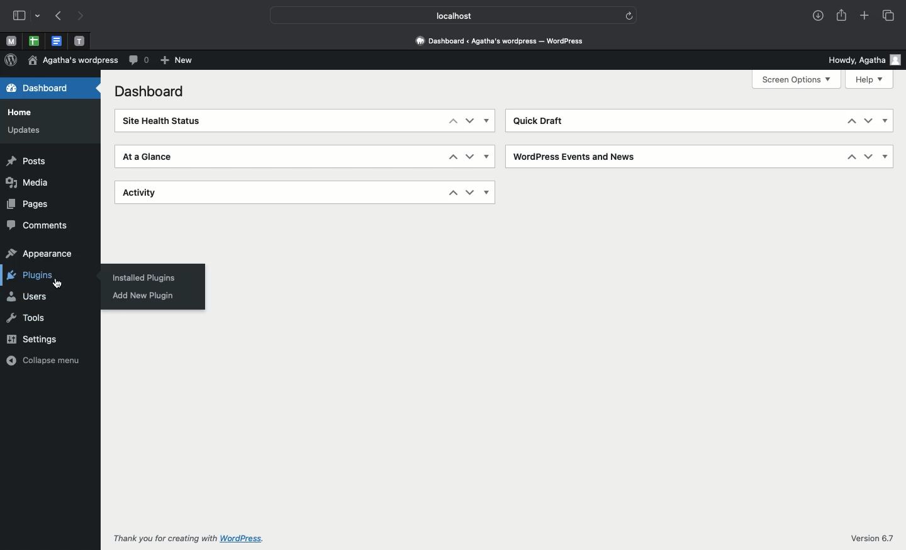 The height and width of the screenshot is (550, 906). Describe the element at coordinates (57, 16) in the screenshot. I see `Previous page` at that location.